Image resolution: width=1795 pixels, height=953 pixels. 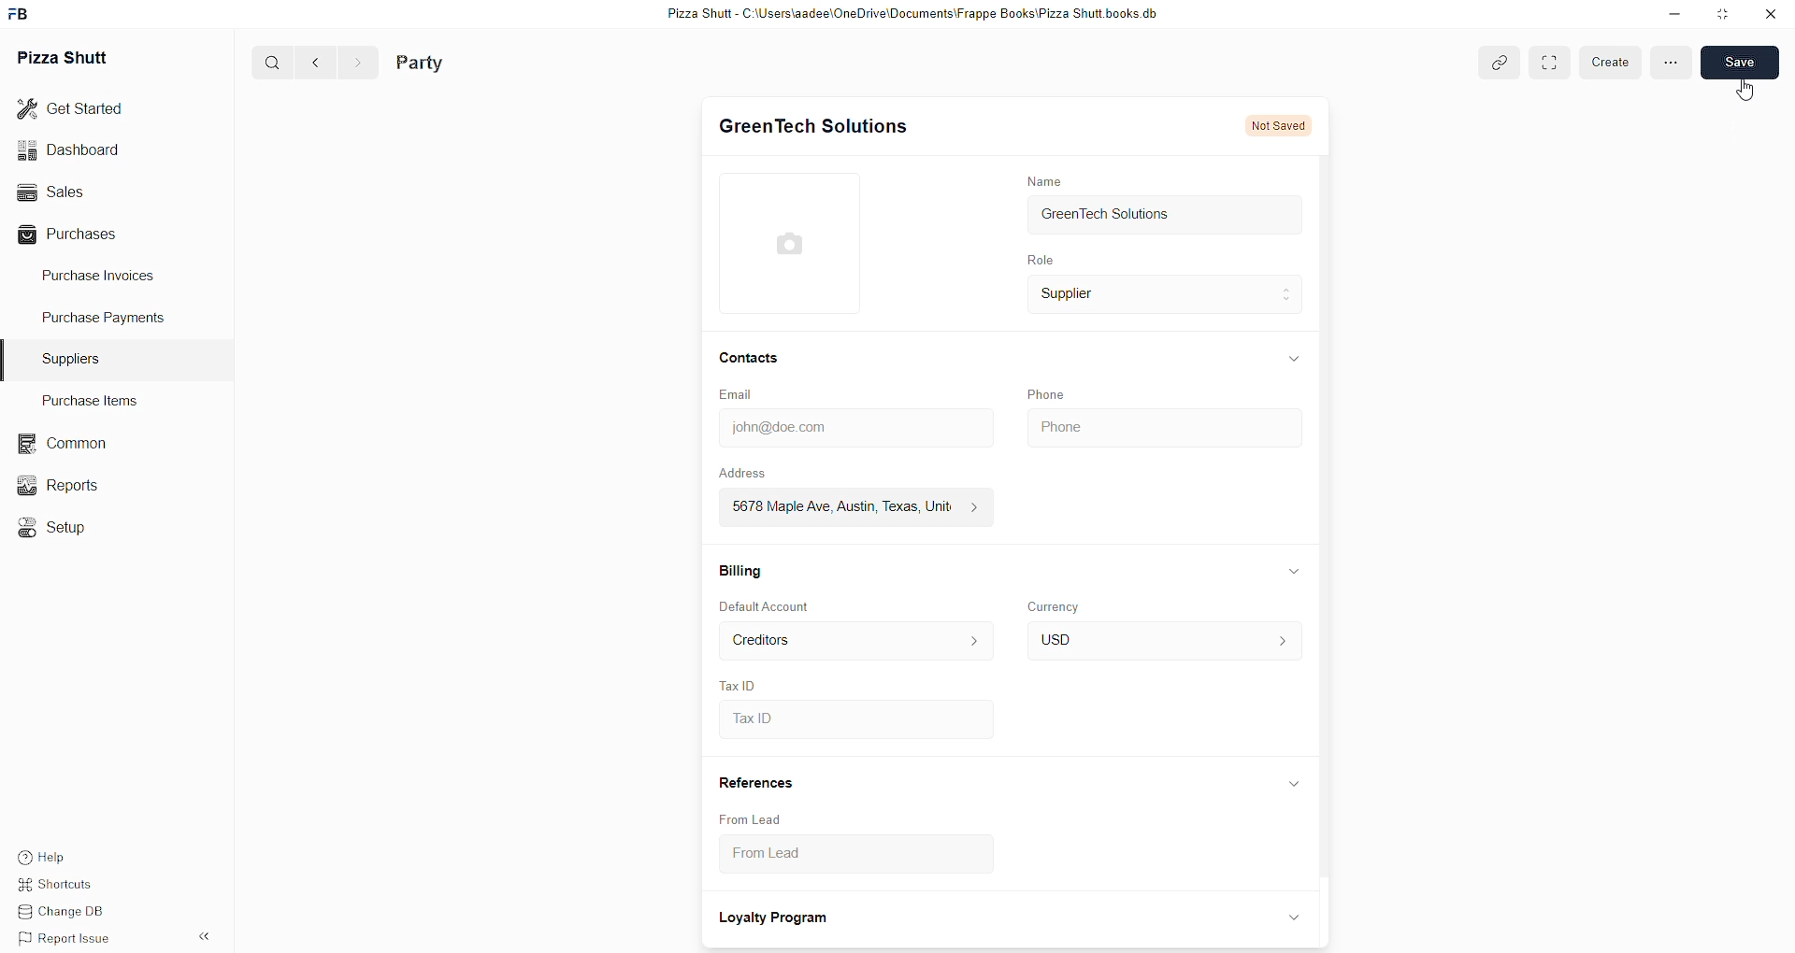 What do you see at coordinates (352, 62) in the screenshot?
I see `next page` at bounding box center [352, 62].